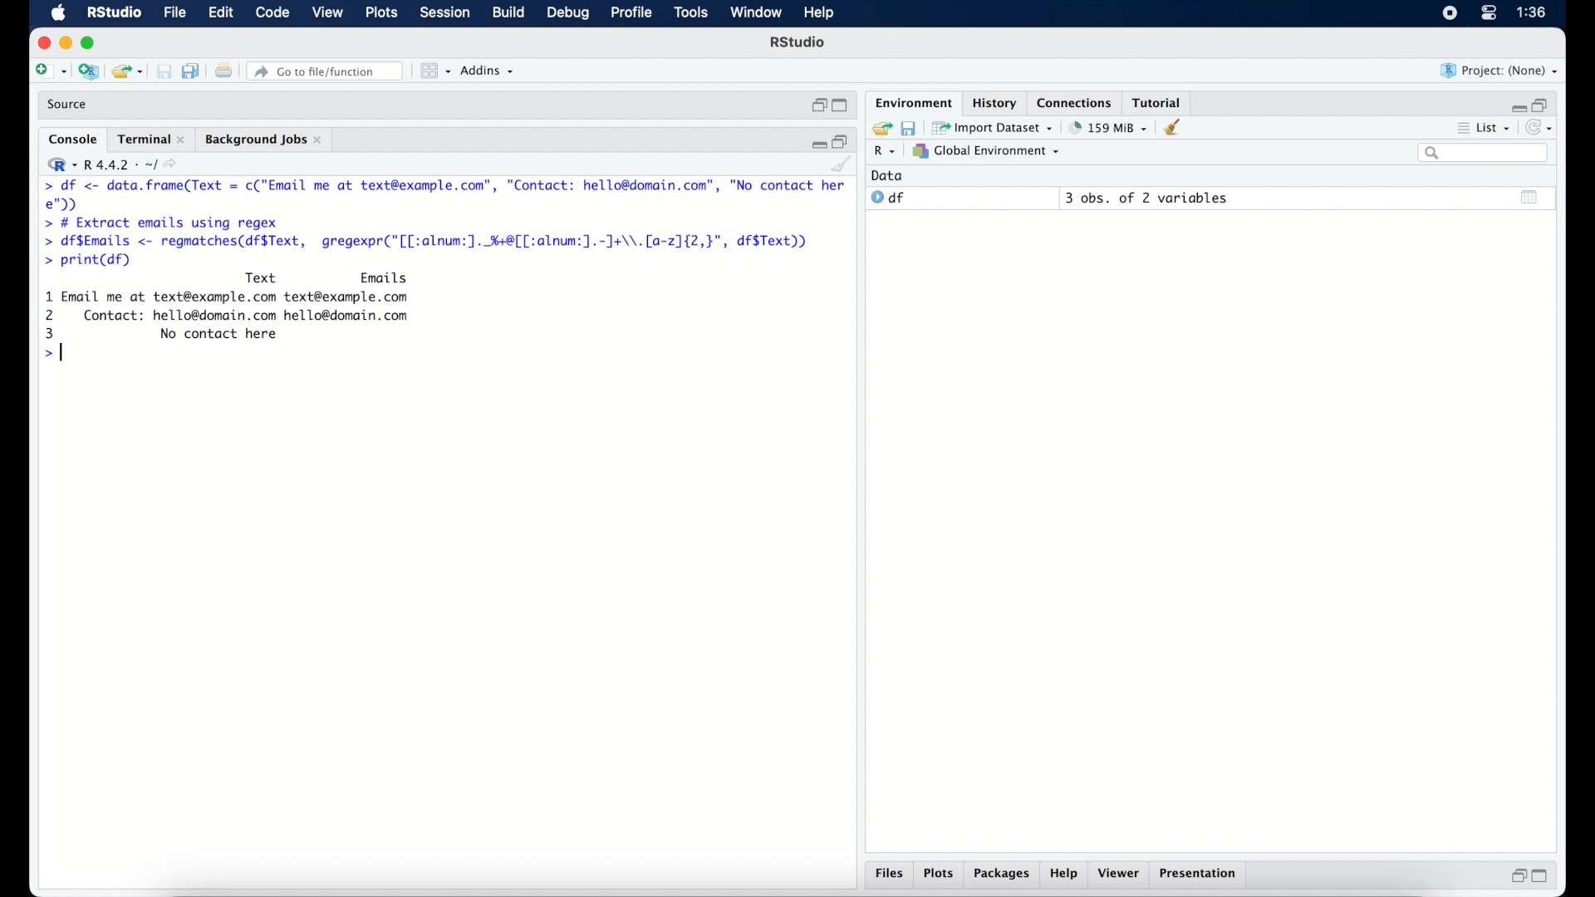 The height and width of the screenshot is (897, 1595). What do you see at coordinates (843, 141) in the screenshot?
I see `restore down` at bounding box center [843, 141].